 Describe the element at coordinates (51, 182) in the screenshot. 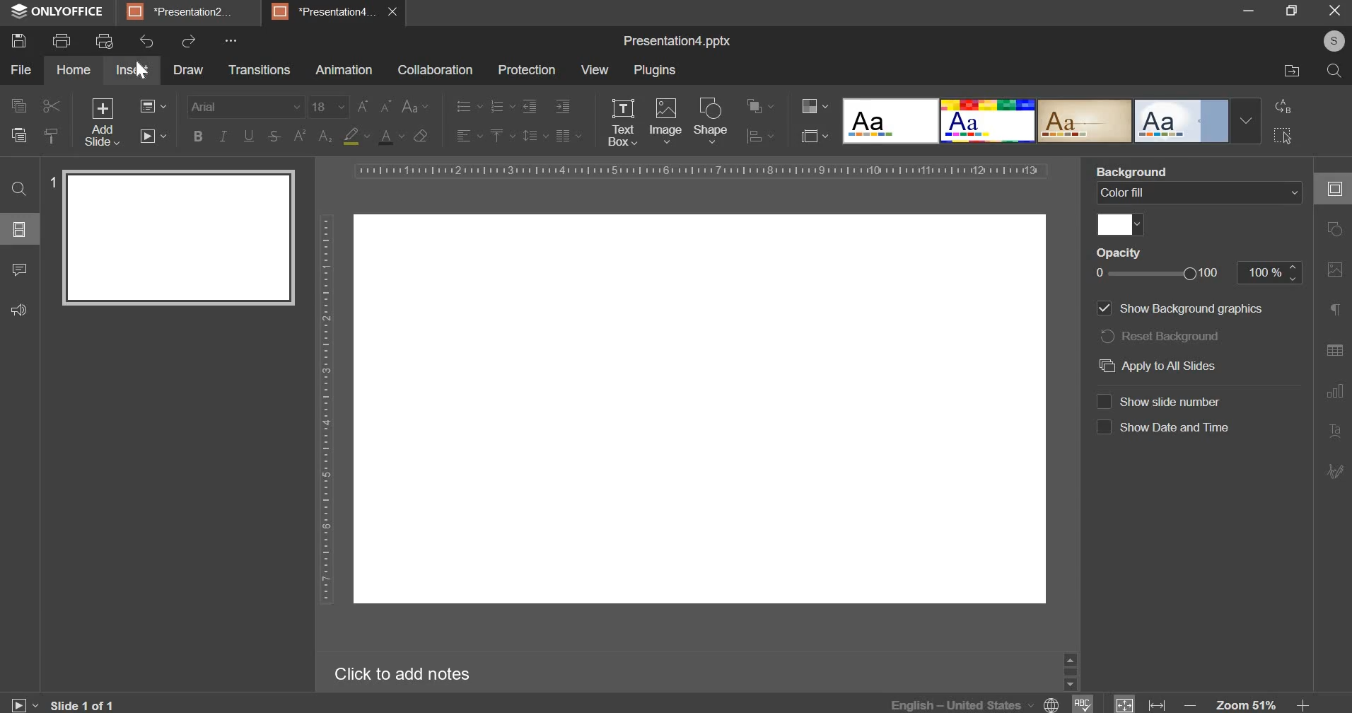

I see `1` at that location.